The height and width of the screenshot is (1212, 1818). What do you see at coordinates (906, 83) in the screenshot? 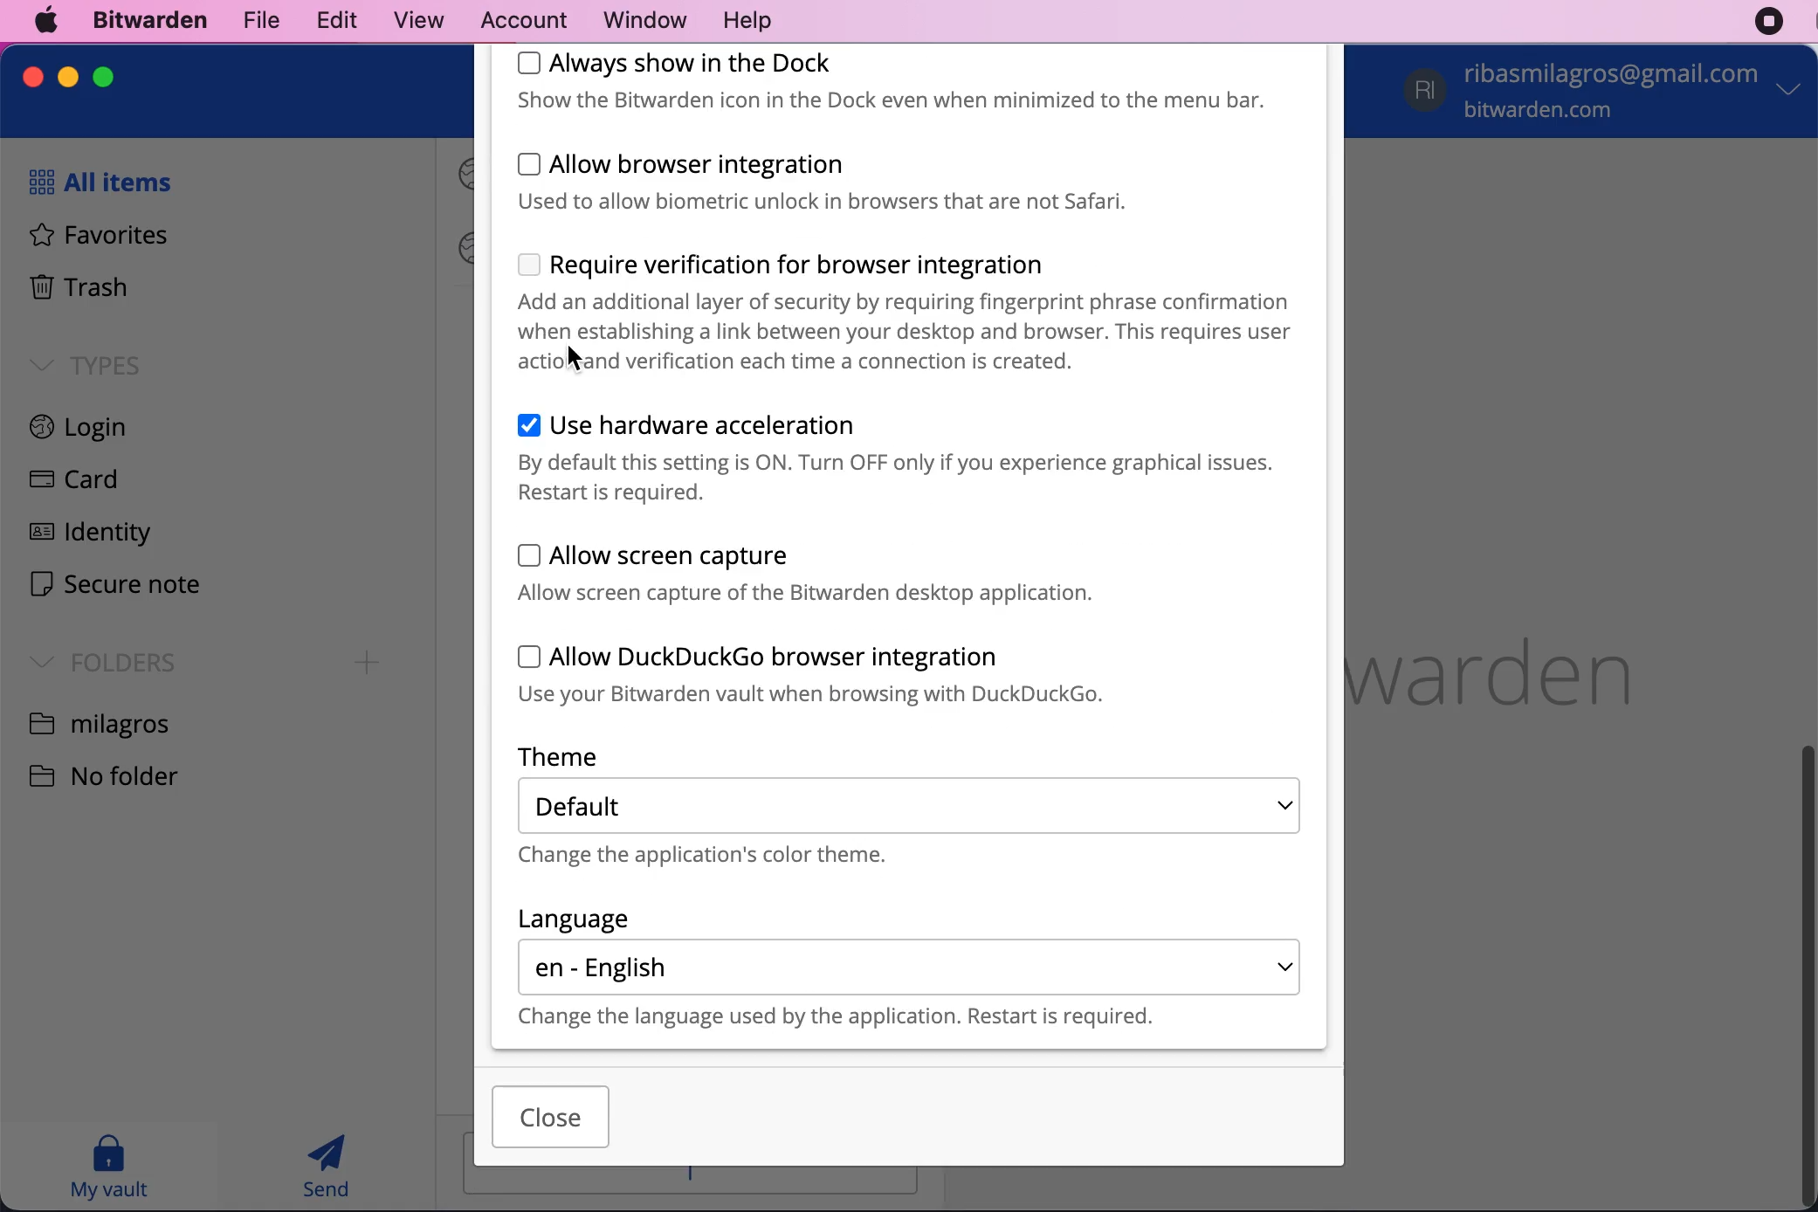
I see `always show in the dock` at bounding box center [906, 83].